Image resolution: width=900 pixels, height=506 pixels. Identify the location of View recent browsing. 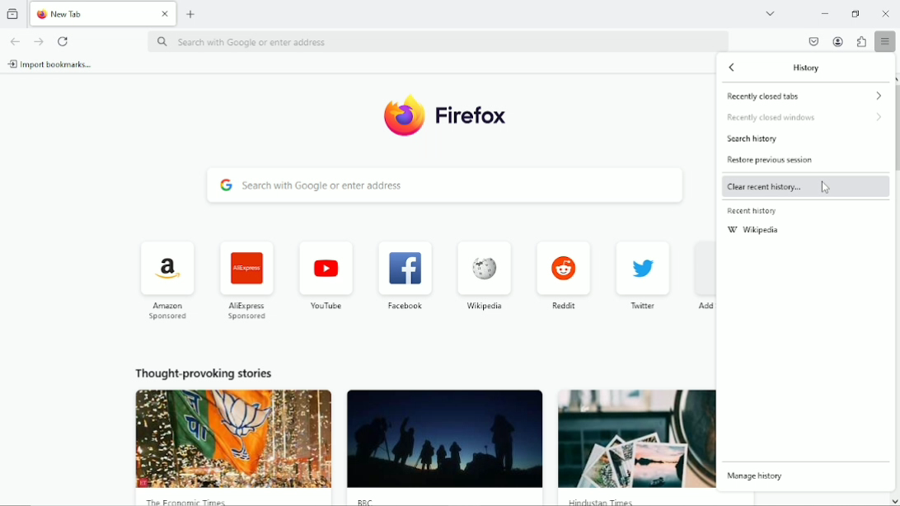
(12, 14).